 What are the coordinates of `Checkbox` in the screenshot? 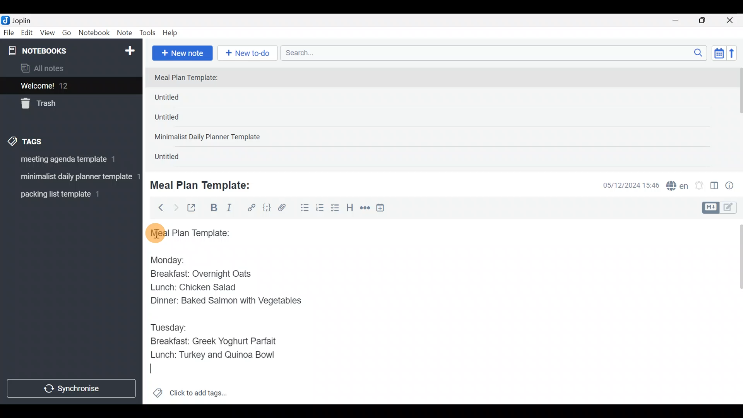 It's located at (336, 209).